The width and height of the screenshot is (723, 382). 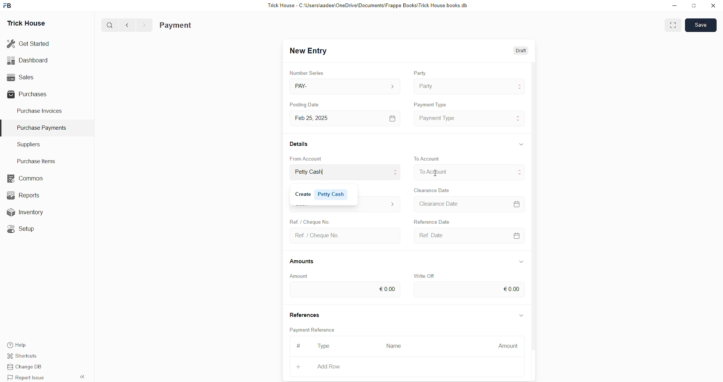 I want to click on Details, so click(x=300, y=143).